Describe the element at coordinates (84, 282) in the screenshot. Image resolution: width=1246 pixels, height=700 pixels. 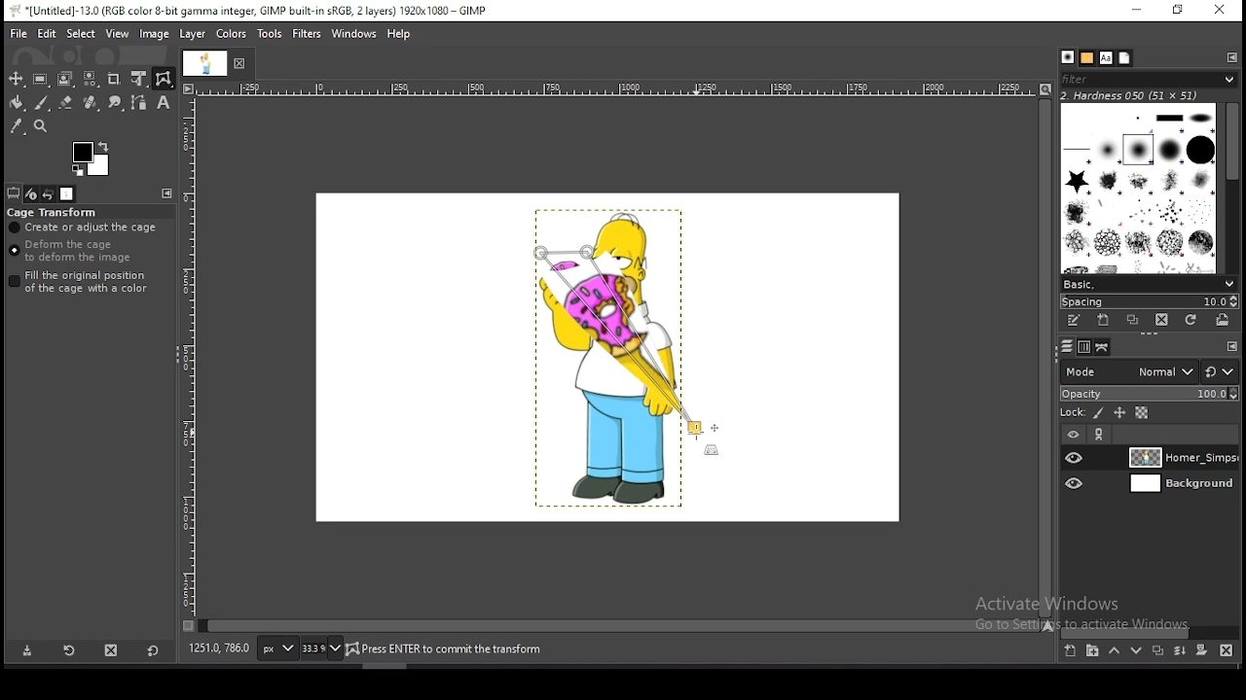
I see `fill the original position of the cage with a color` at that location.